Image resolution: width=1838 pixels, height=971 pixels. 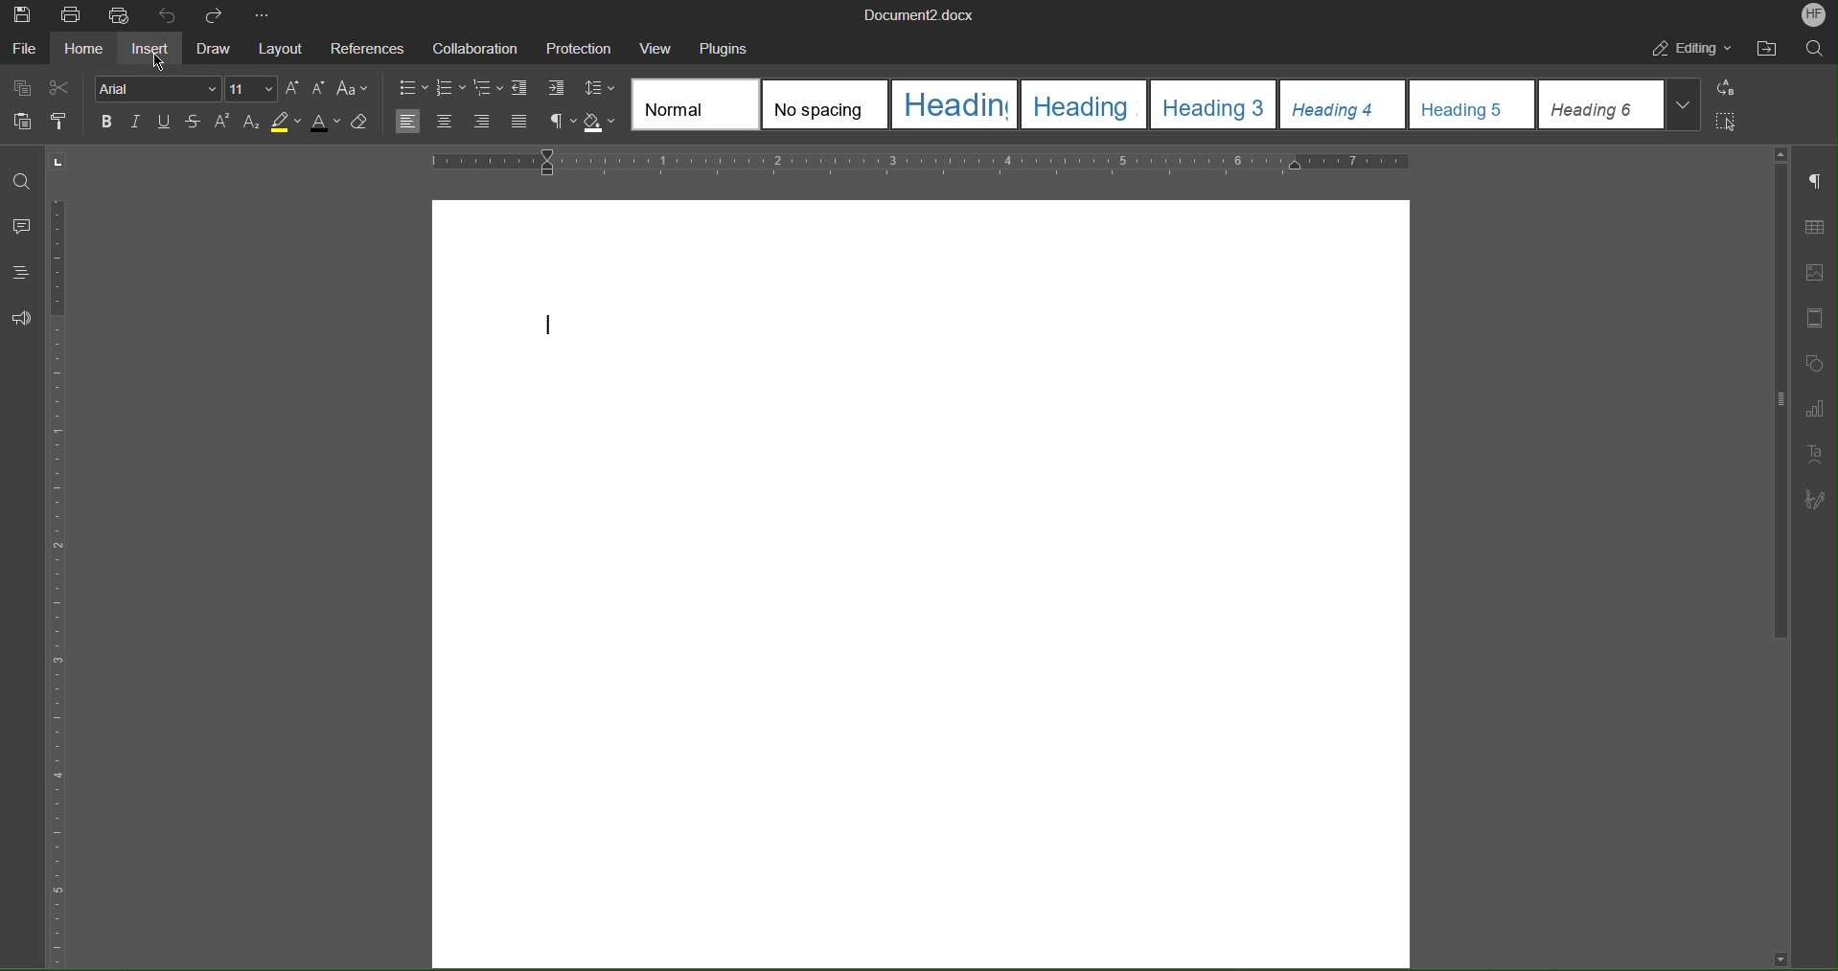 What do you see at coordinates (1813, 409) in the screenshot?
I see `Graph` at bounding box center [1813, 409].